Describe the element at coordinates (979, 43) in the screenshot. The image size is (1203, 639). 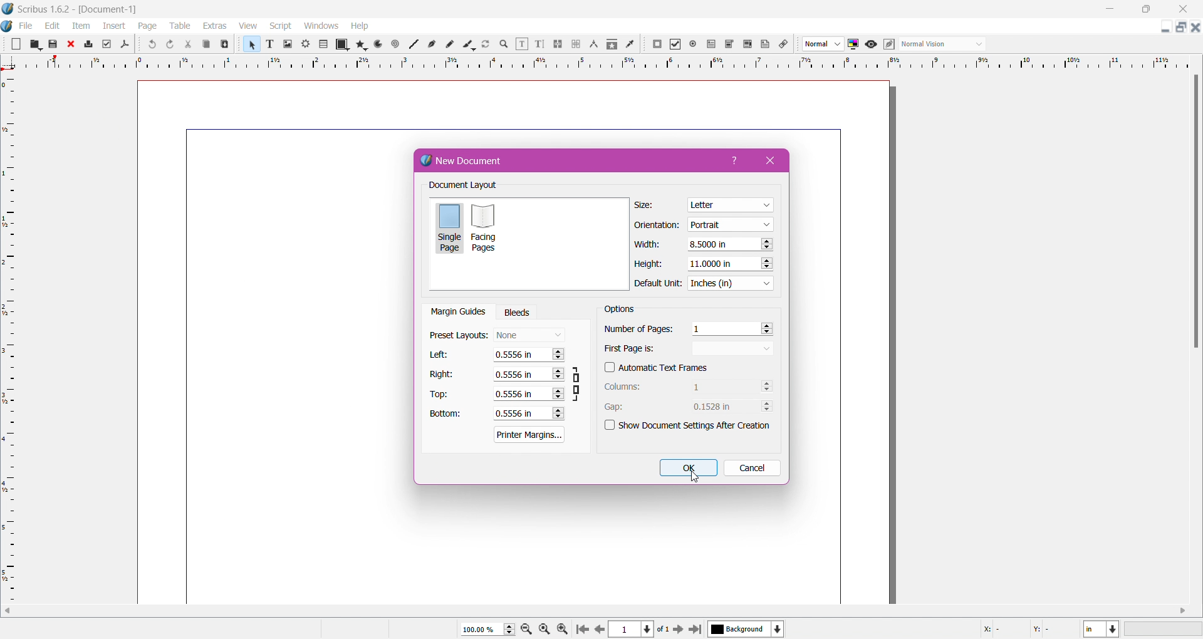
I see `Drop down menu` at that location.